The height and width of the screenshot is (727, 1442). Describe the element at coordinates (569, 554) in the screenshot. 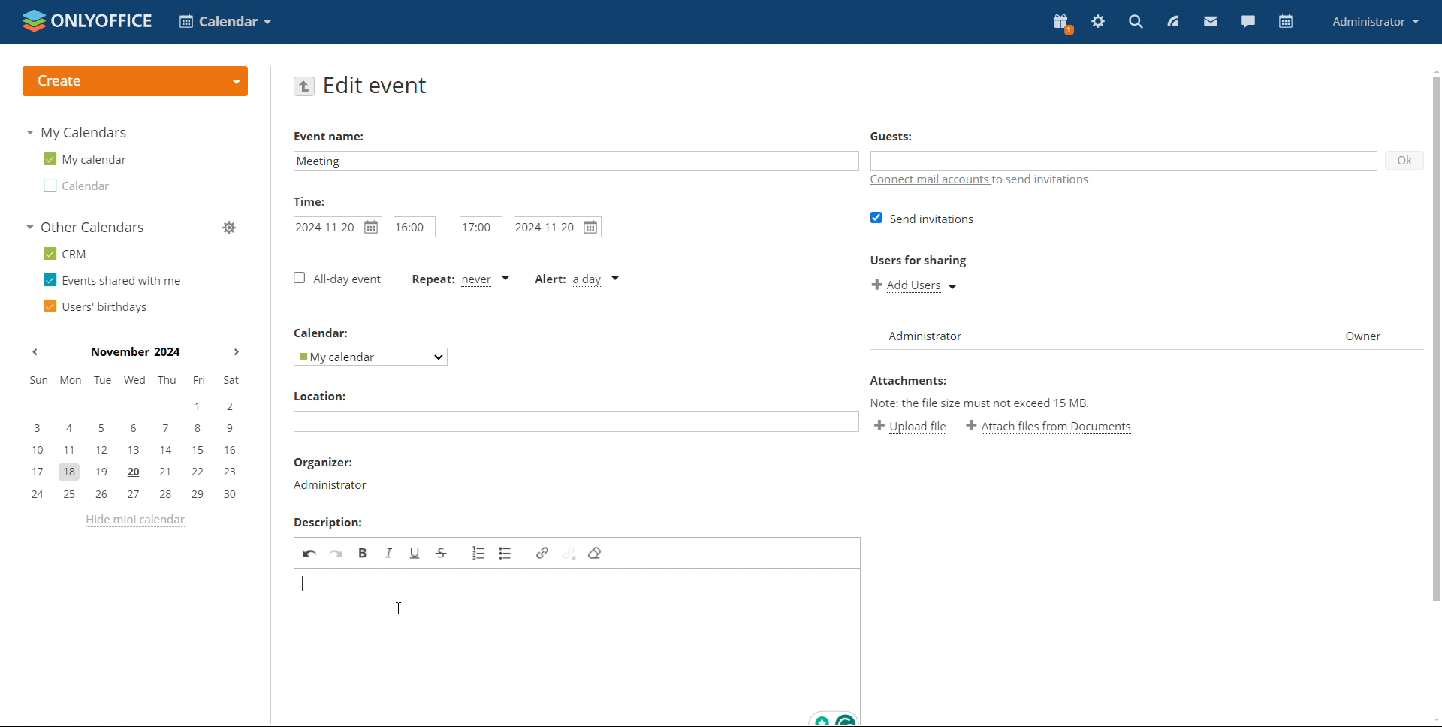

I see `unlink` at that location.